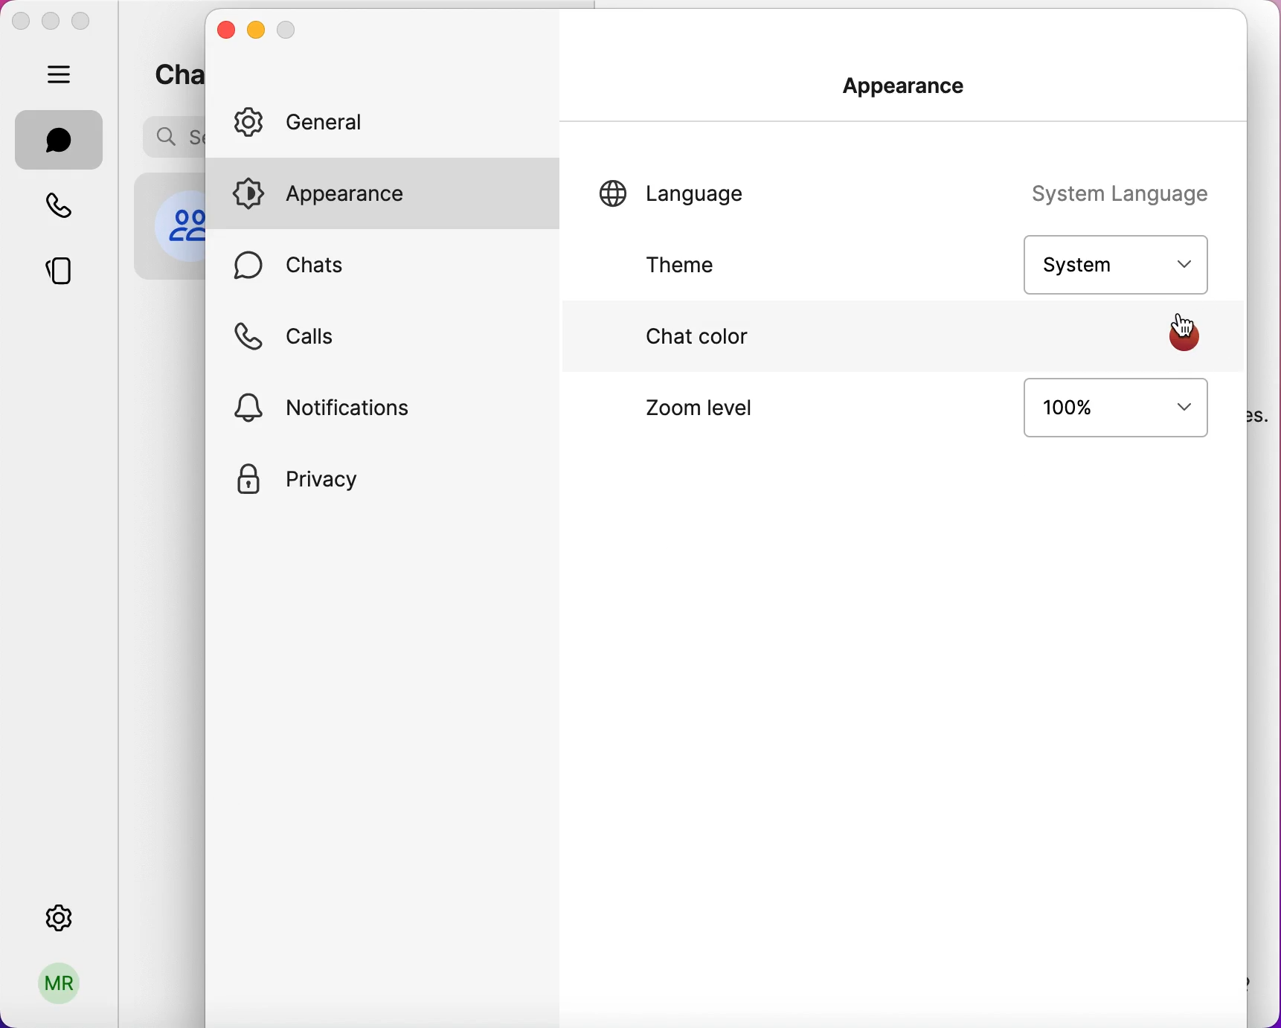 The height and width of the screenshot is (1028, 1281). I want to click on hide bar, so click(62, 76).